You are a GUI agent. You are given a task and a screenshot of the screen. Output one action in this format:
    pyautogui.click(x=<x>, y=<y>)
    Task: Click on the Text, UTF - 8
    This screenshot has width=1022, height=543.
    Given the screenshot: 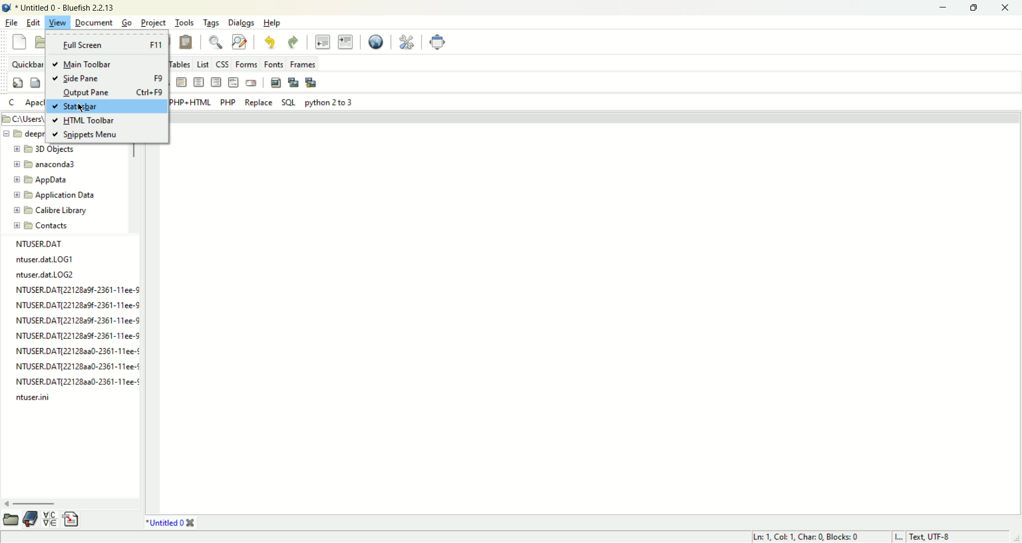 What is the action you would take?
    pyautogui.click(x=933, y=537)
    